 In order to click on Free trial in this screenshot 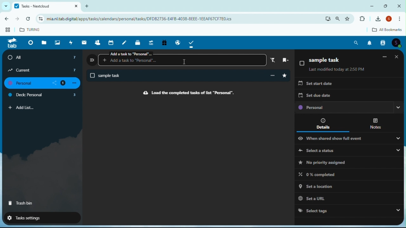, I will do `click(164, 43)`.